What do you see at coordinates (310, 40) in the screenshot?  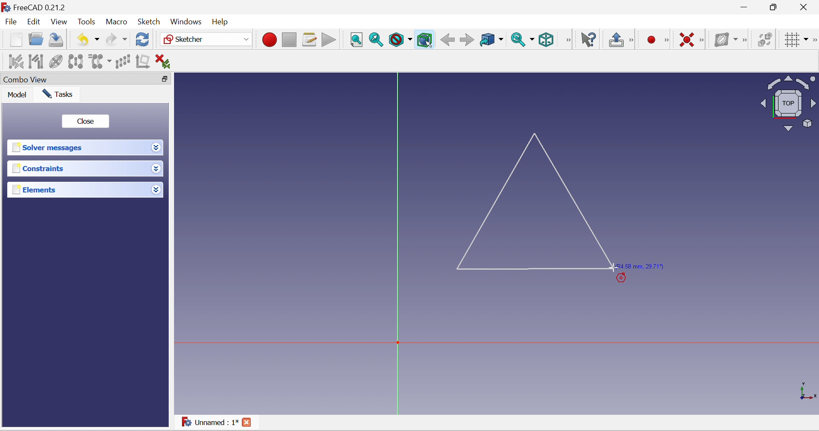 I see `Macros` at bounding box center [310, 40].